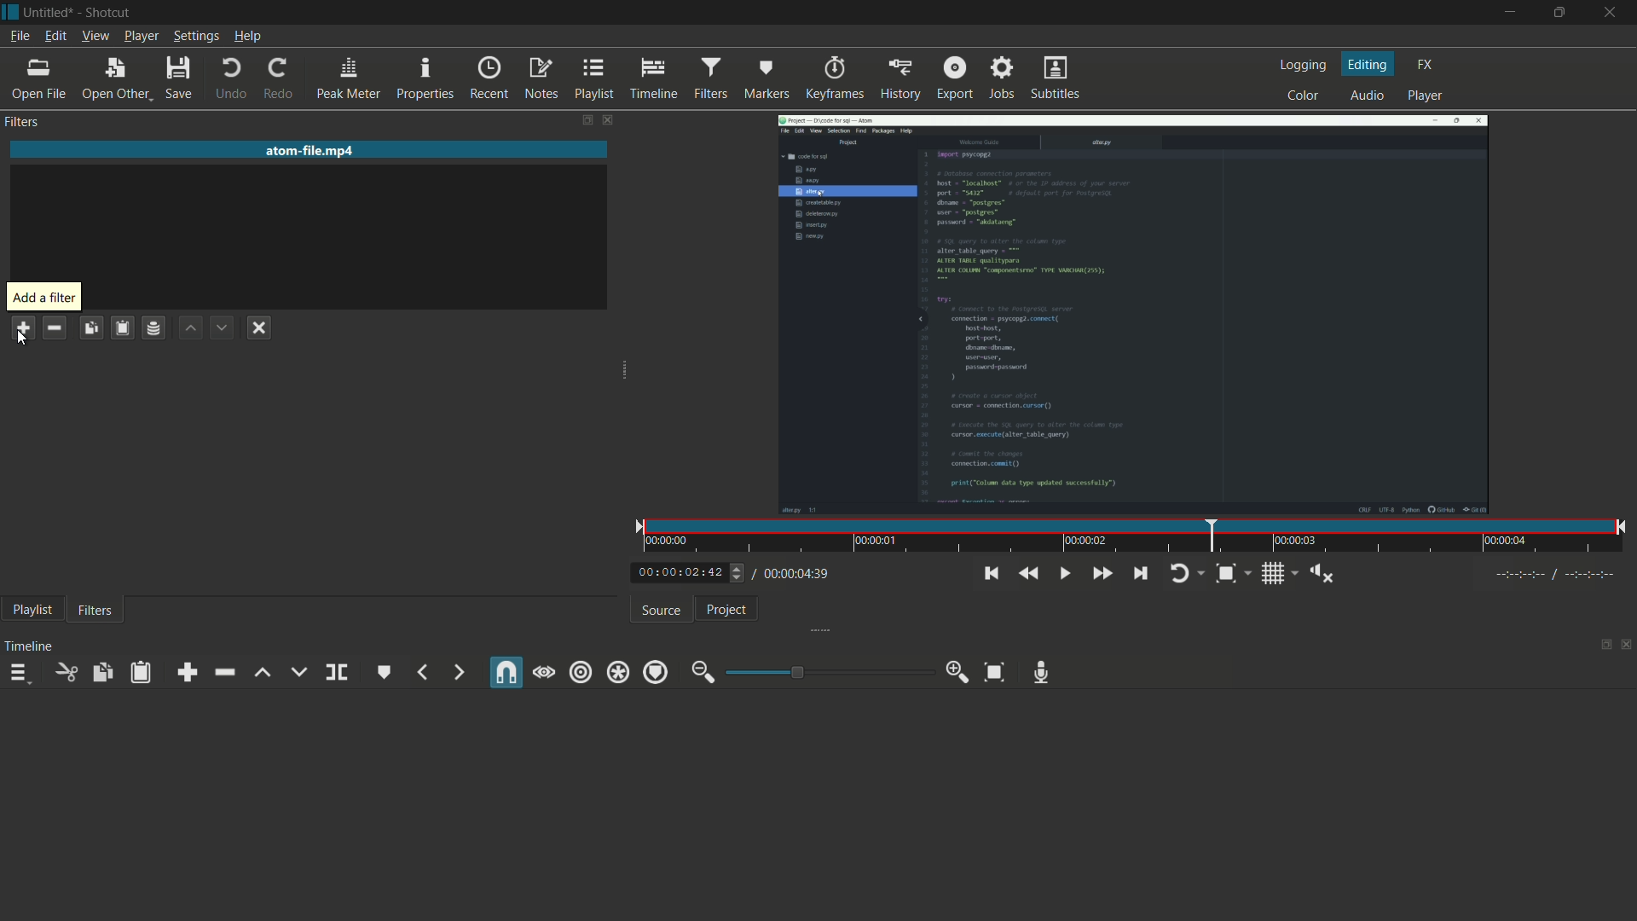 This screenshot has width=1637, height=921. Describe the element at coordinates (1003, 77) in the screenshot. I see `jobs` at that location.